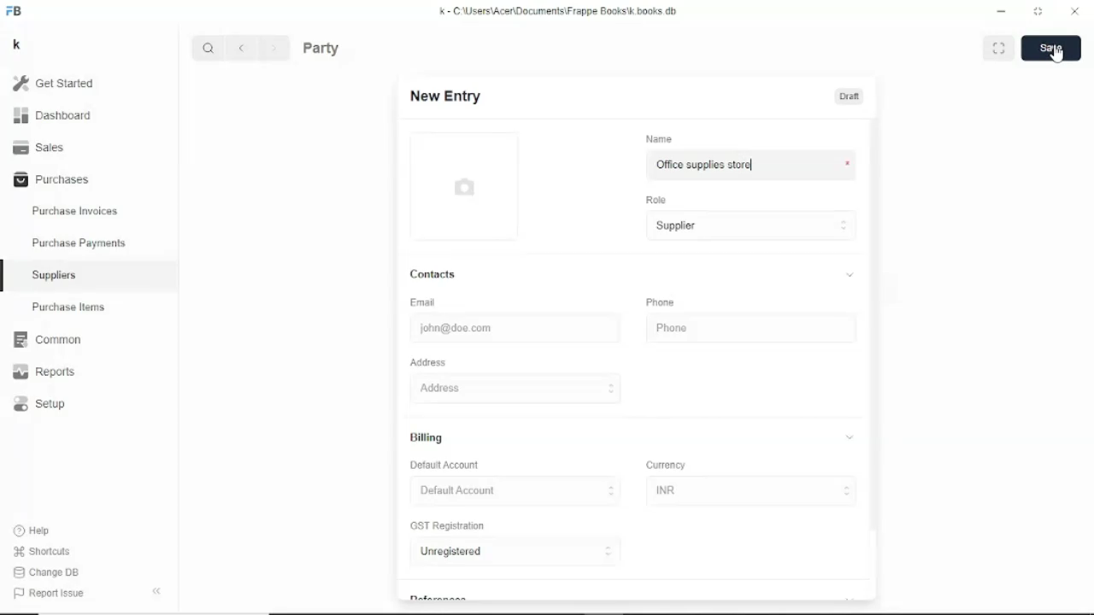 This screenshot has height=615, width=1094. Describe the element at coordinates (68, 307) in the screenshot. I see `Purchase items` at that location.